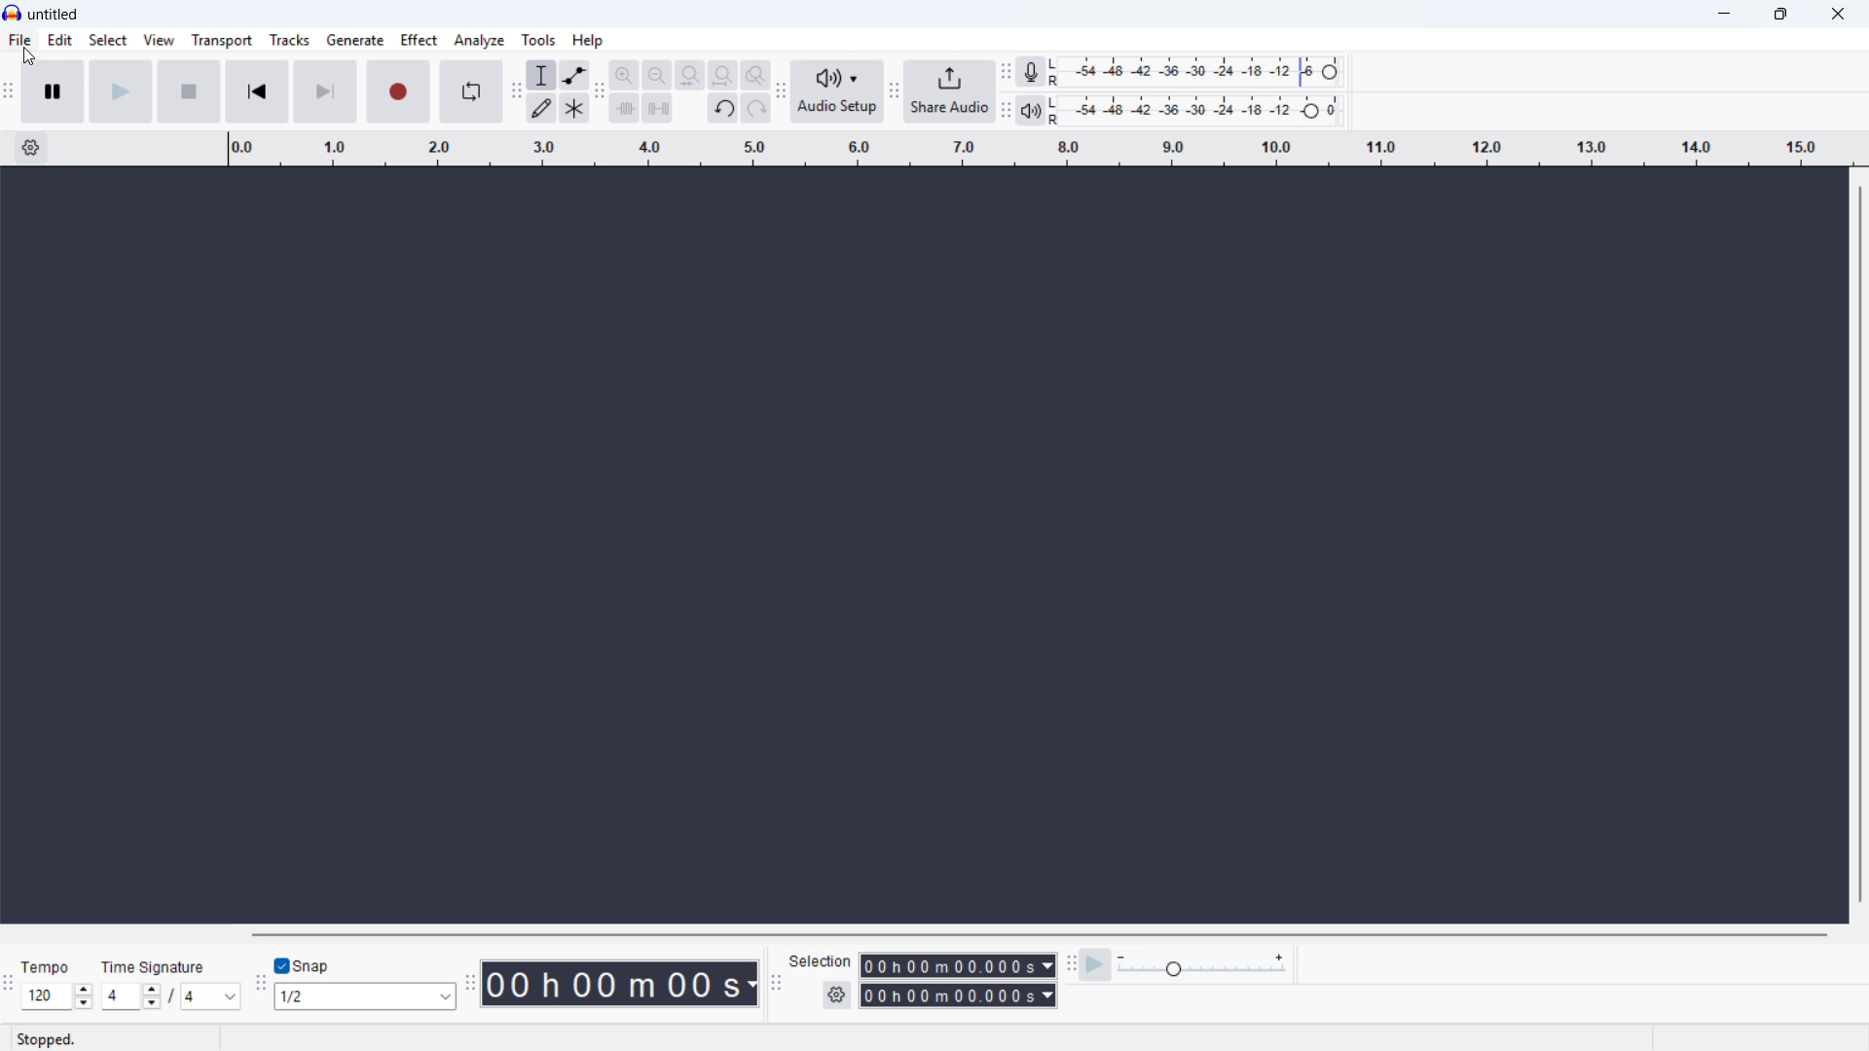  What do you see at coordinates (1031, 112) in the screenshot?
I see `Playback metre ` at bounding box center [1031, 112].